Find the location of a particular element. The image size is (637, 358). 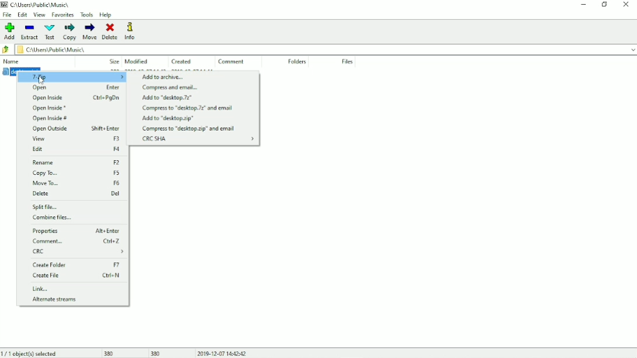

Close is located at coordinates (627, 5).